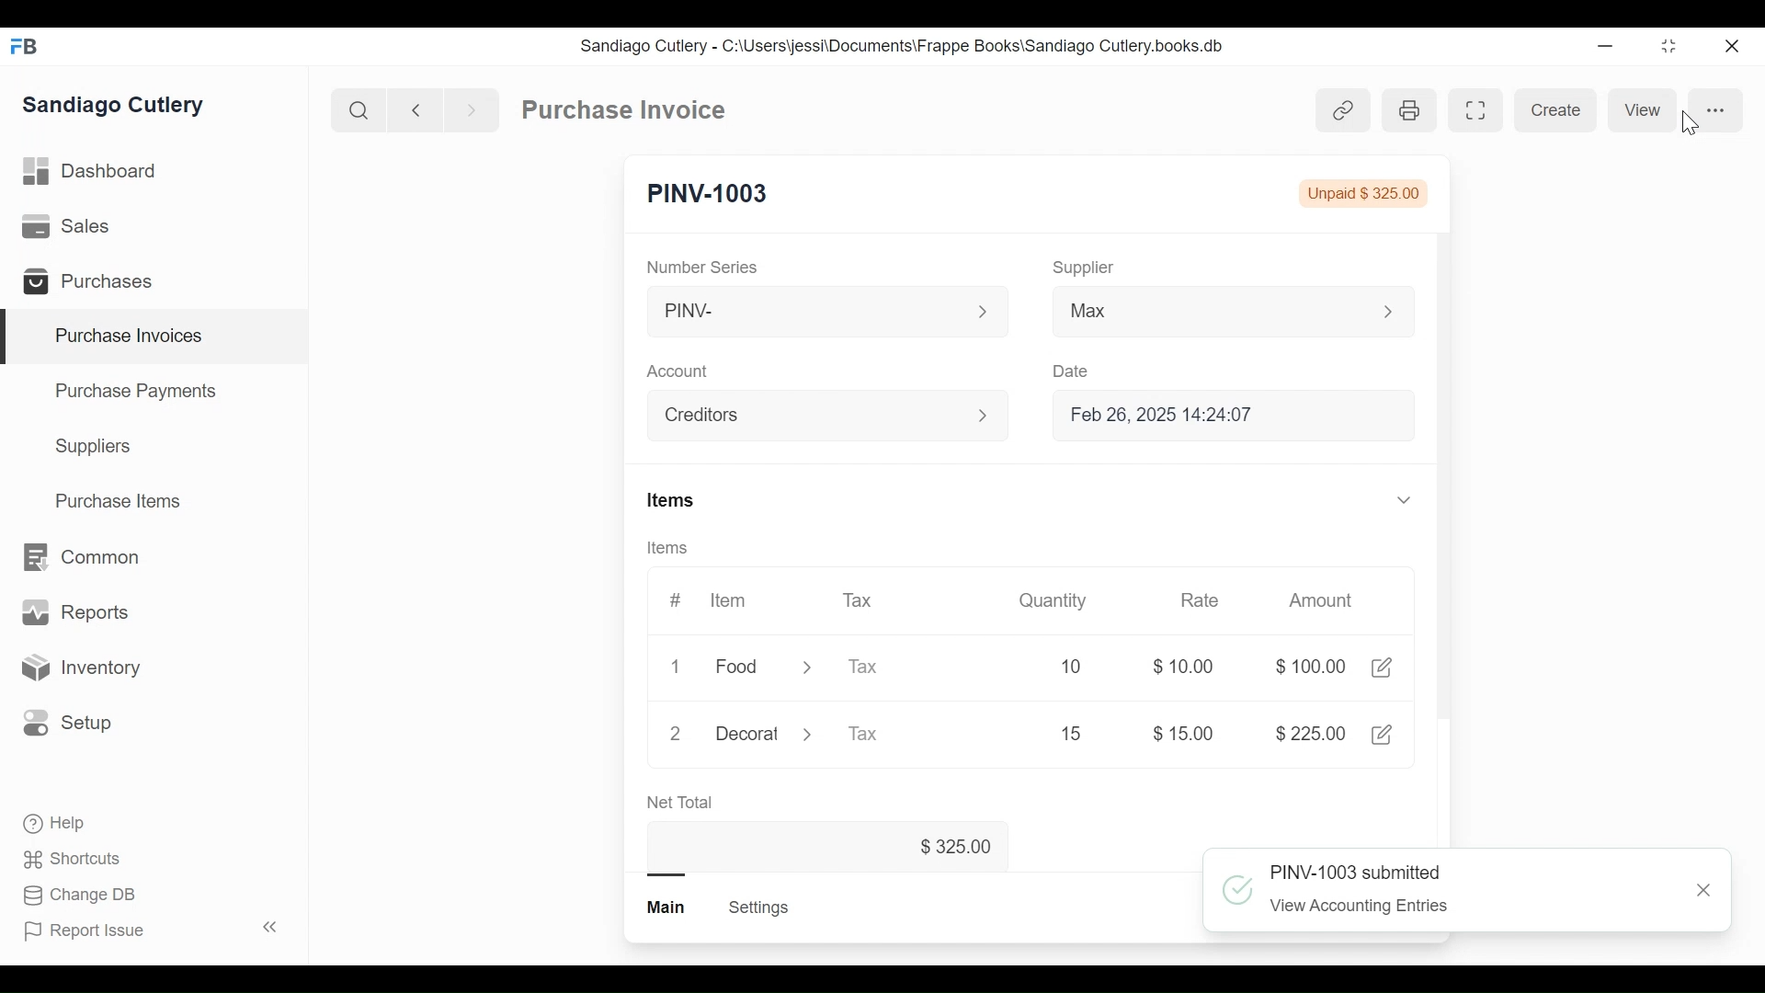 The width and height of the screenshot is (1765, 993). Describe the element at coordinates (150, 930) in the screenshot. I see `Report Issue` at that location.